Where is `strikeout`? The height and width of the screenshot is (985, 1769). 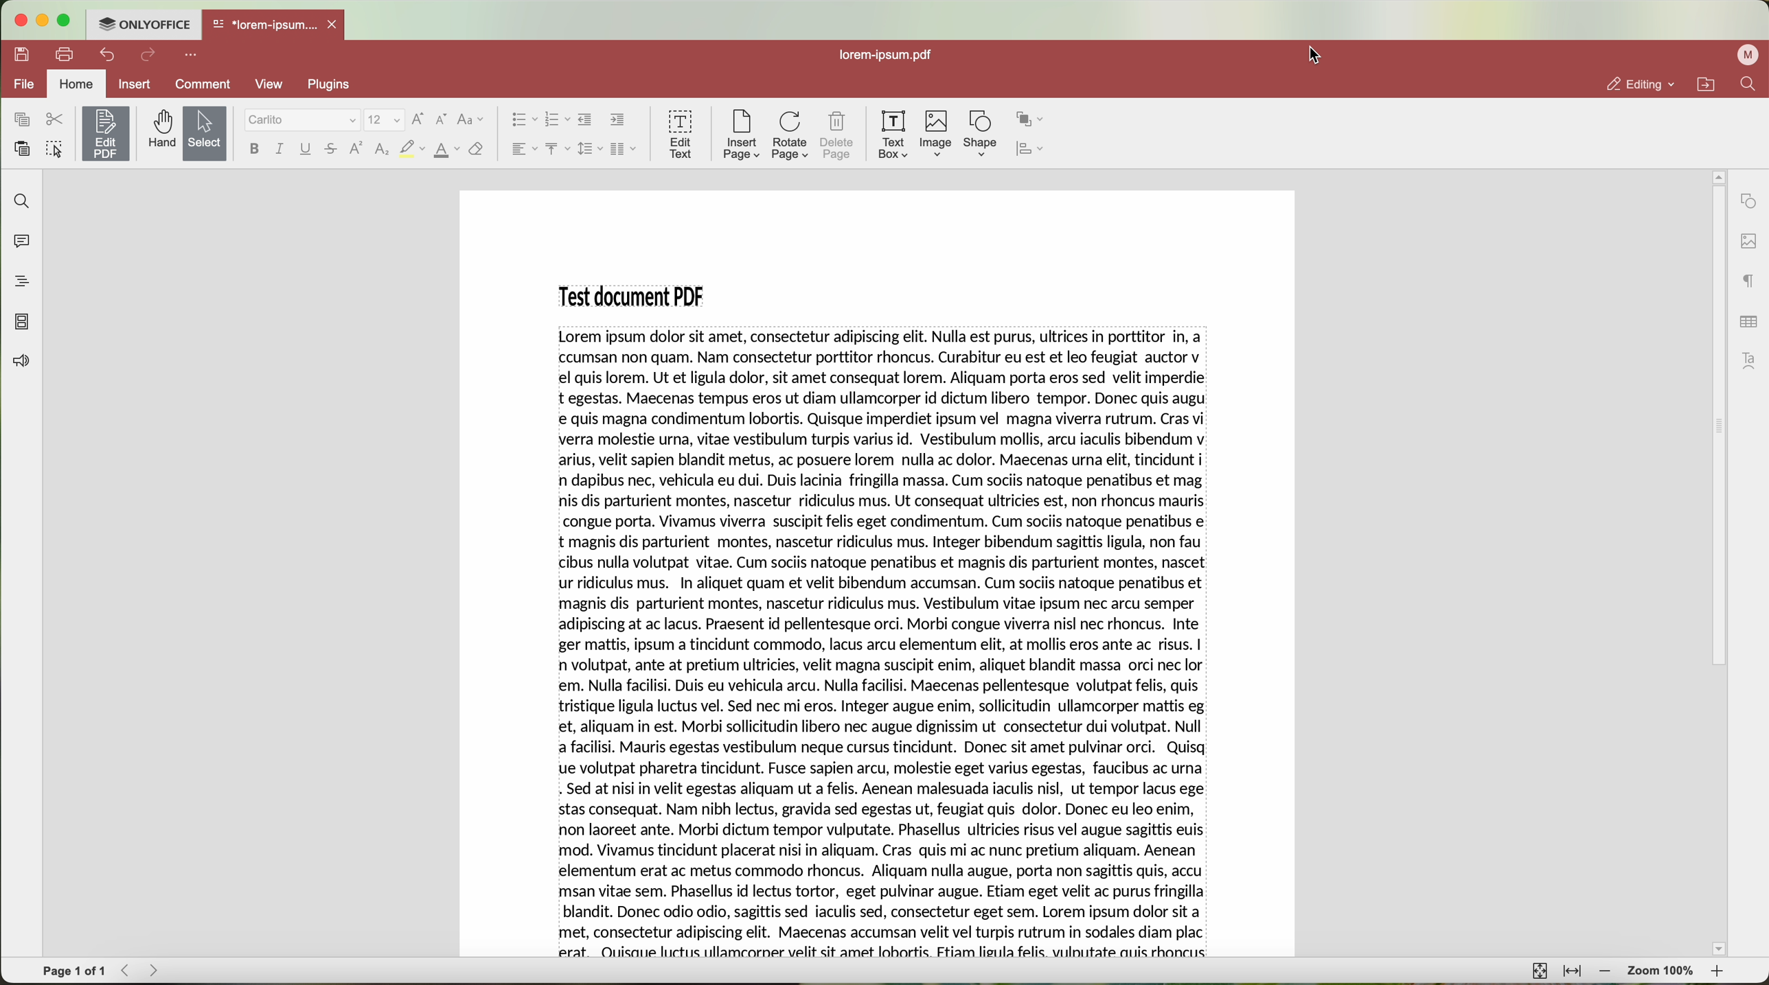 strikeout is located at coordinates (333, 150).